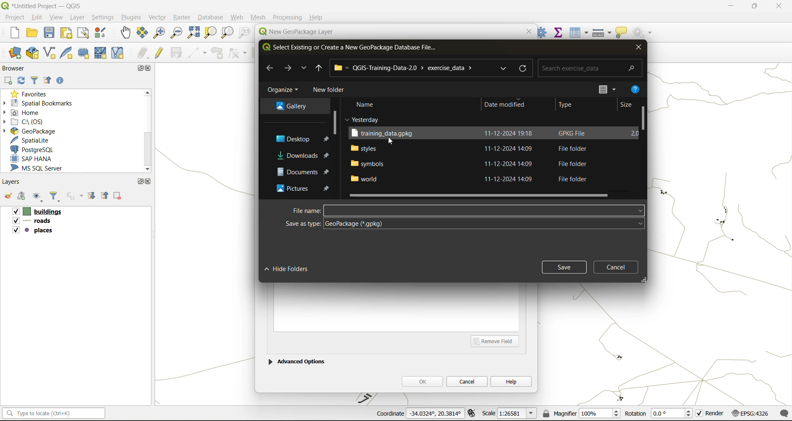  What do you see at coordinates (497, 341) in the screenshot?
I see `remove field` at bounding box center [497, 341].